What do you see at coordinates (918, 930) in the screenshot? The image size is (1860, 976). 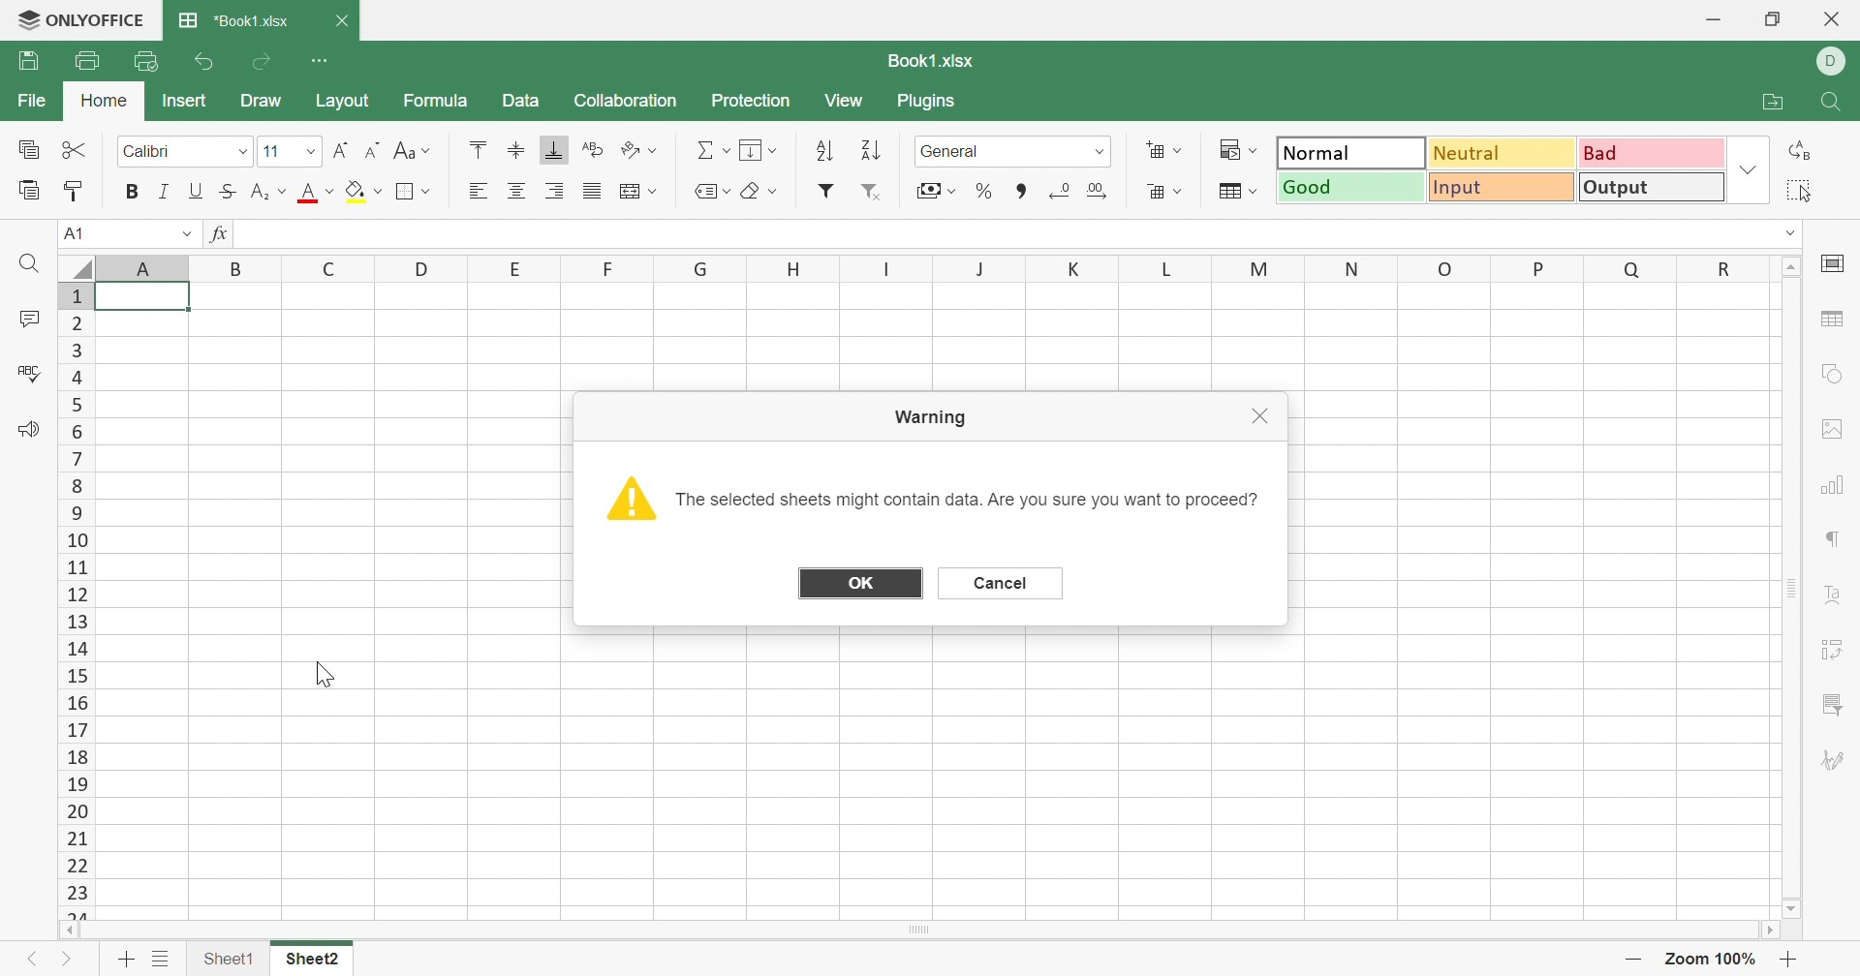 I see `Scroll Bar` at bounding box center [918, 930].